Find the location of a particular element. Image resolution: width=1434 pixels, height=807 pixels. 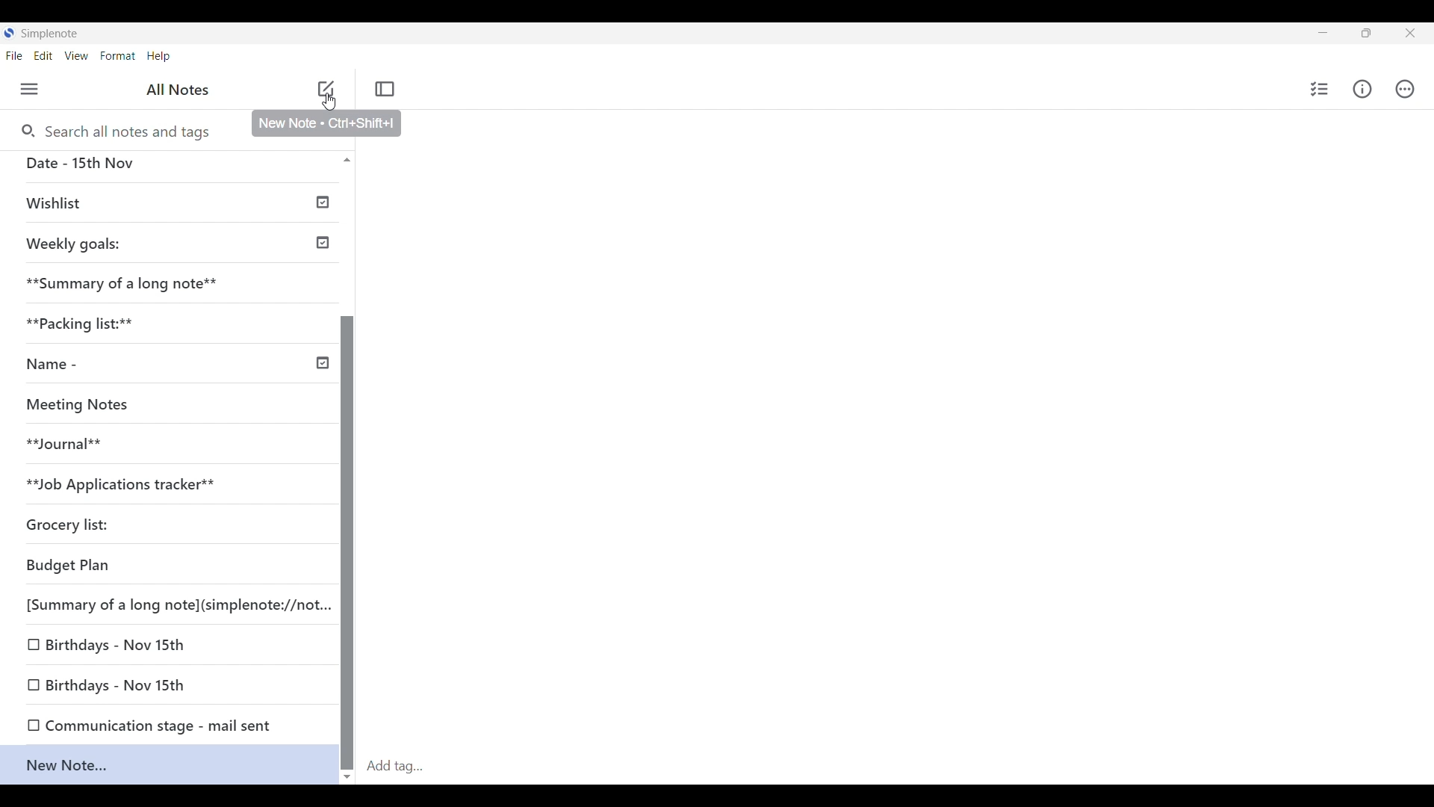

Format menu is located at coordinates (117, 56).